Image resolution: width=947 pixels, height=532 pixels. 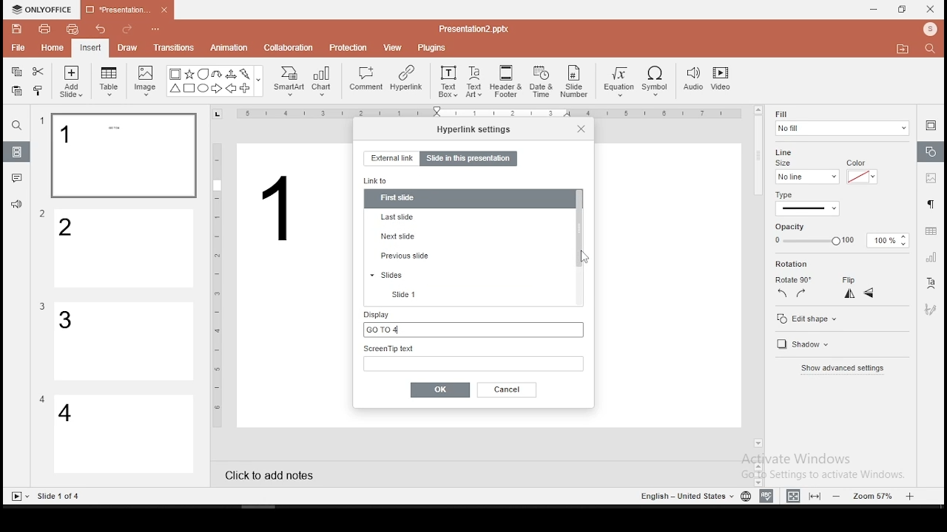 What do you see at coordinates (51, 47) in the screenshot?
I see `home` at bounding box center [51, 47].